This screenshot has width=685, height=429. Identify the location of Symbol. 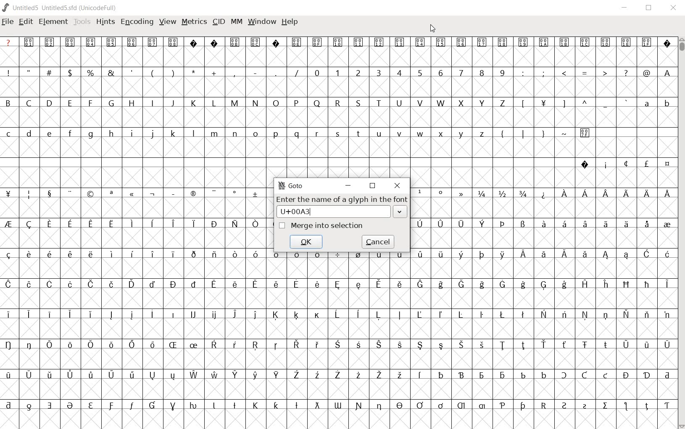
(379, 345).